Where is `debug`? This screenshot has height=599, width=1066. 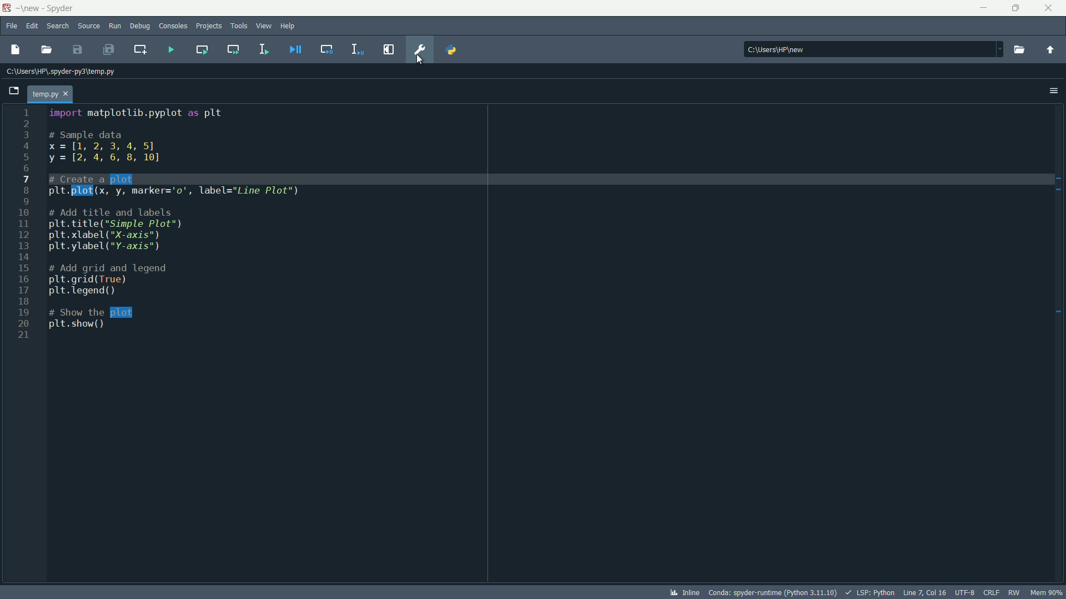
debug is located at coordinates (139, 26).